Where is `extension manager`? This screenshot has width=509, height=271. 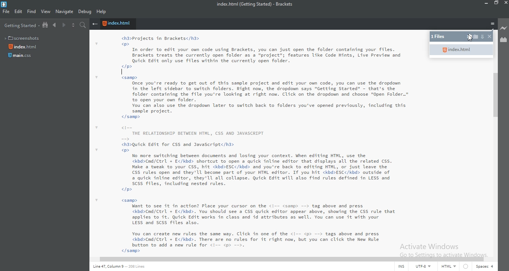 extension manager is located at coordinates (503, 40).